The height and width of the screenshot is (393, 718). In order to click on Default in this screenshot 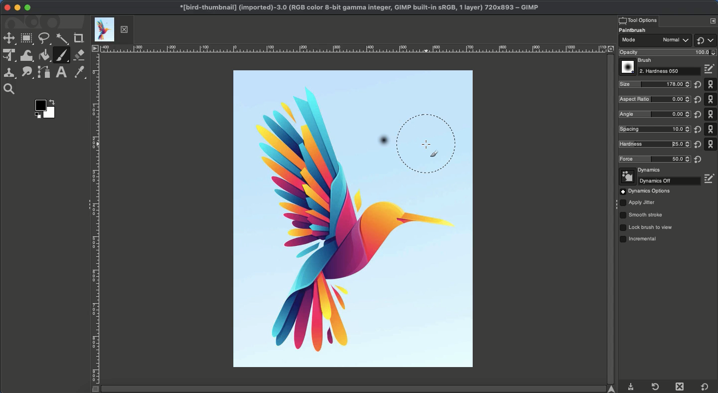, I will do `click(705, 387)`.